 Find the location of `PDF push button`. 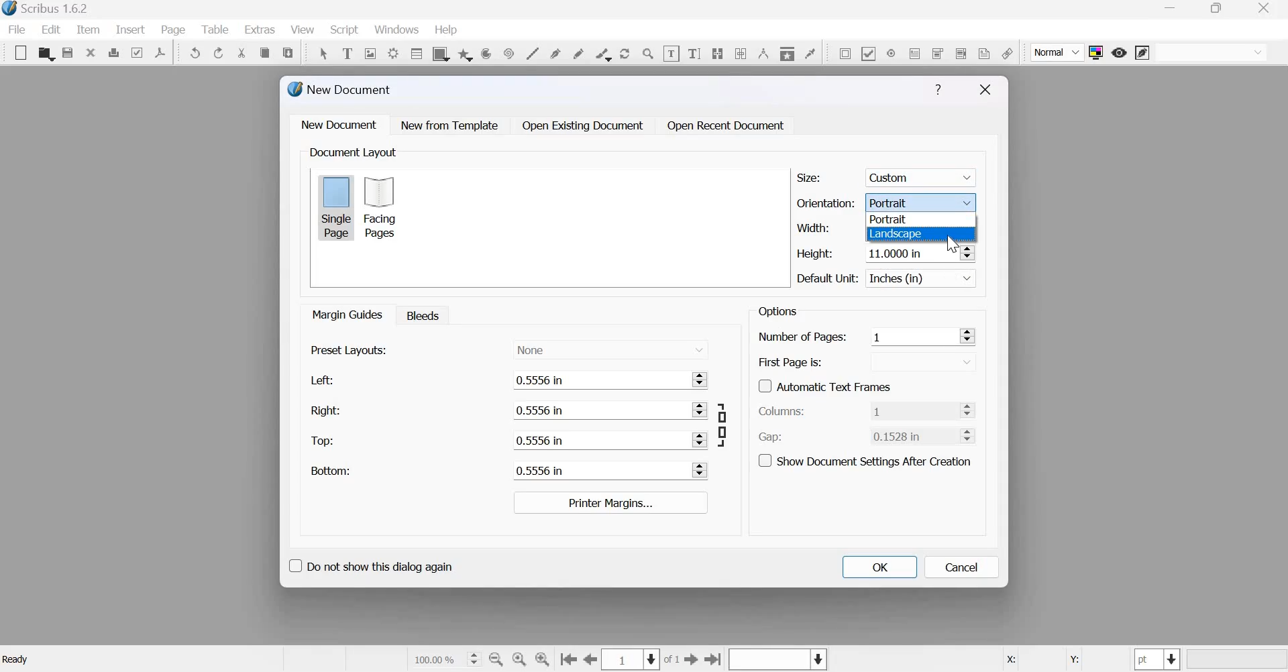

PDF push button is located at coordinates (843, 53).